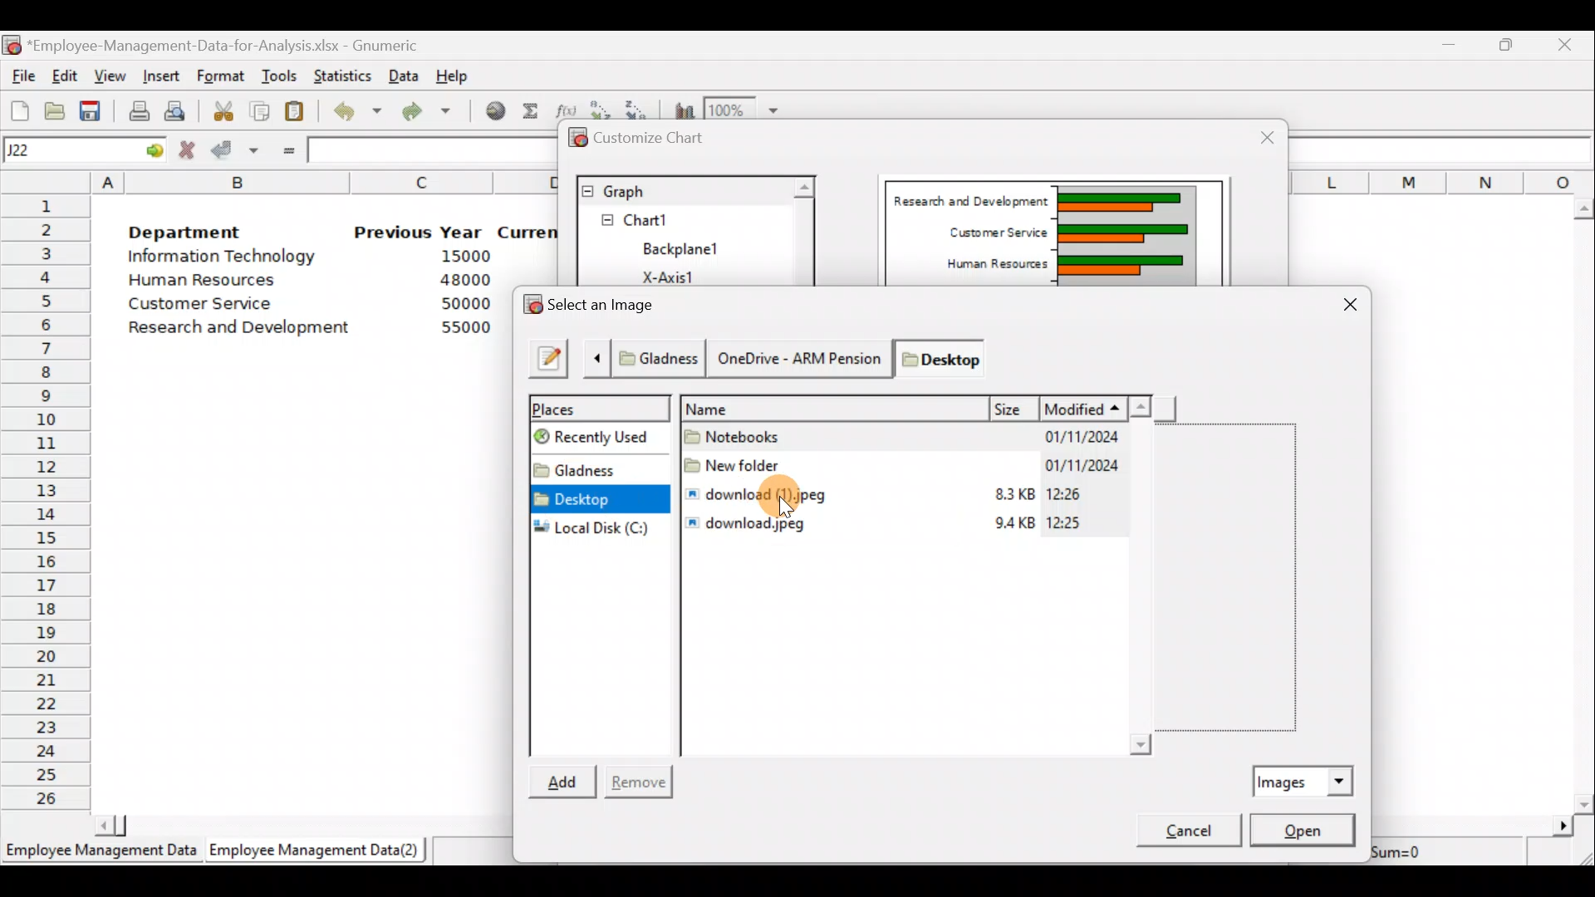 This screenshot has height=897, width=1595. What do you see at coordinates (968, 197) in the screenshot?
I see `Research and Development` at bounding box center [968, 197].